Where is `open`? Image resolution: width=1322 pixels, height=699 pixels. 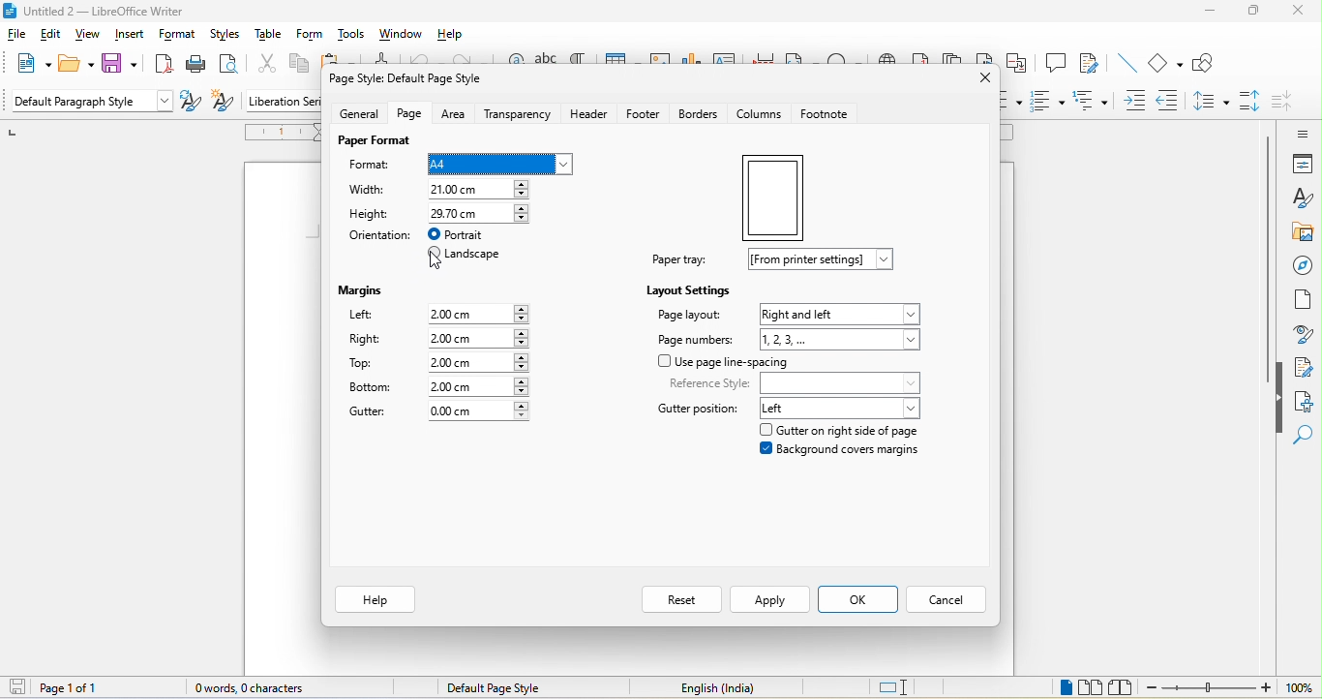
open is located at coordinates (74, 65).